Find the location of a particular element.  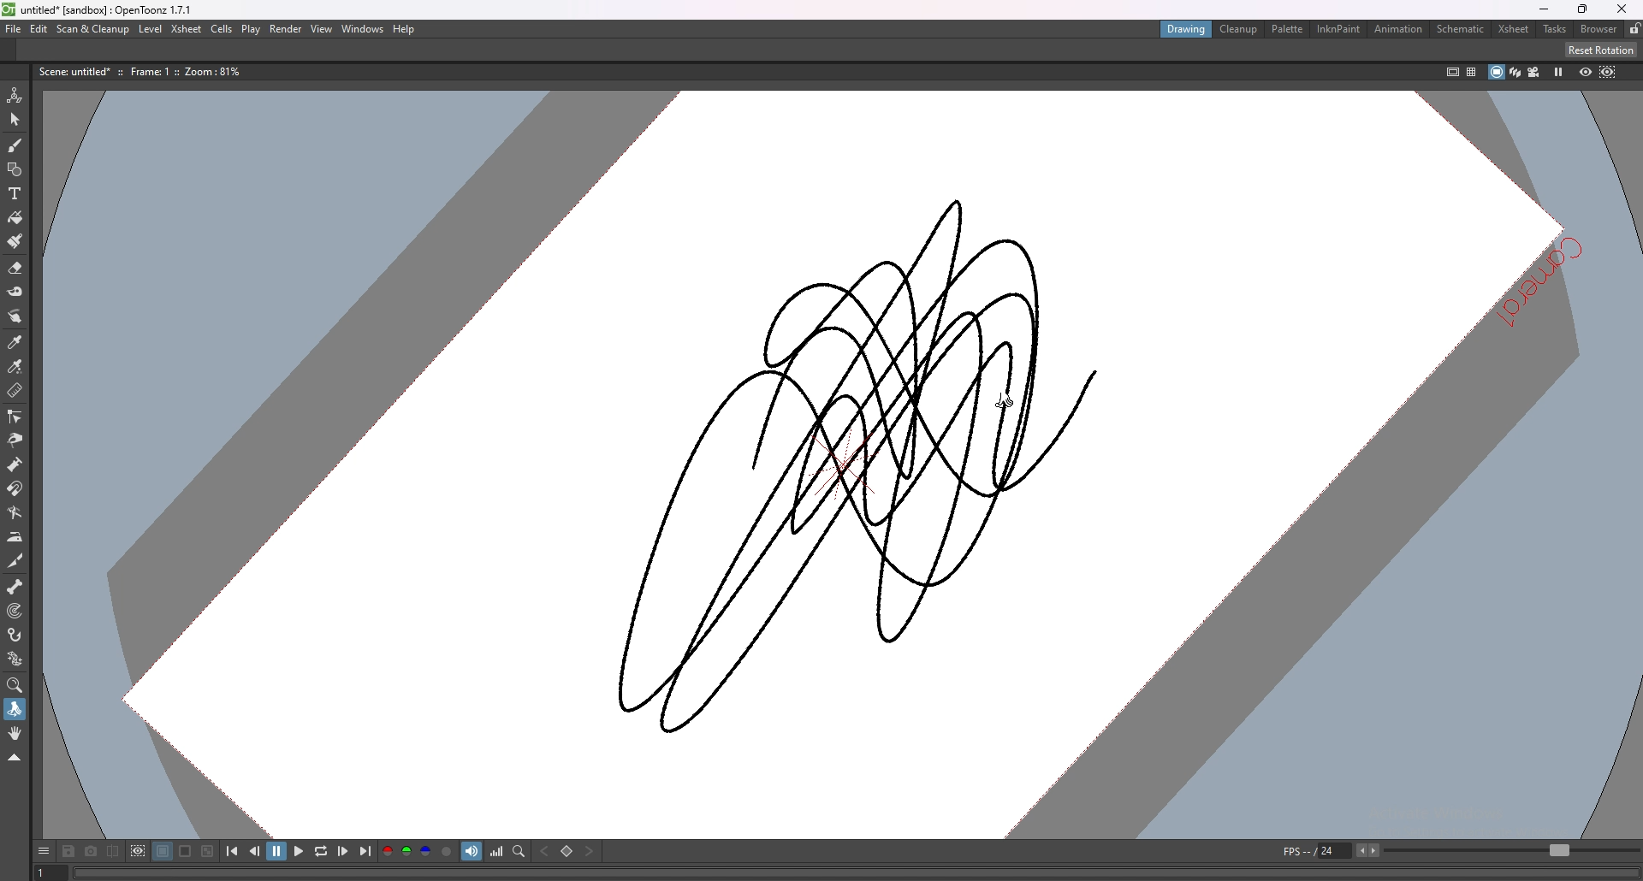

selection tool is located at coordinates (15, 120).